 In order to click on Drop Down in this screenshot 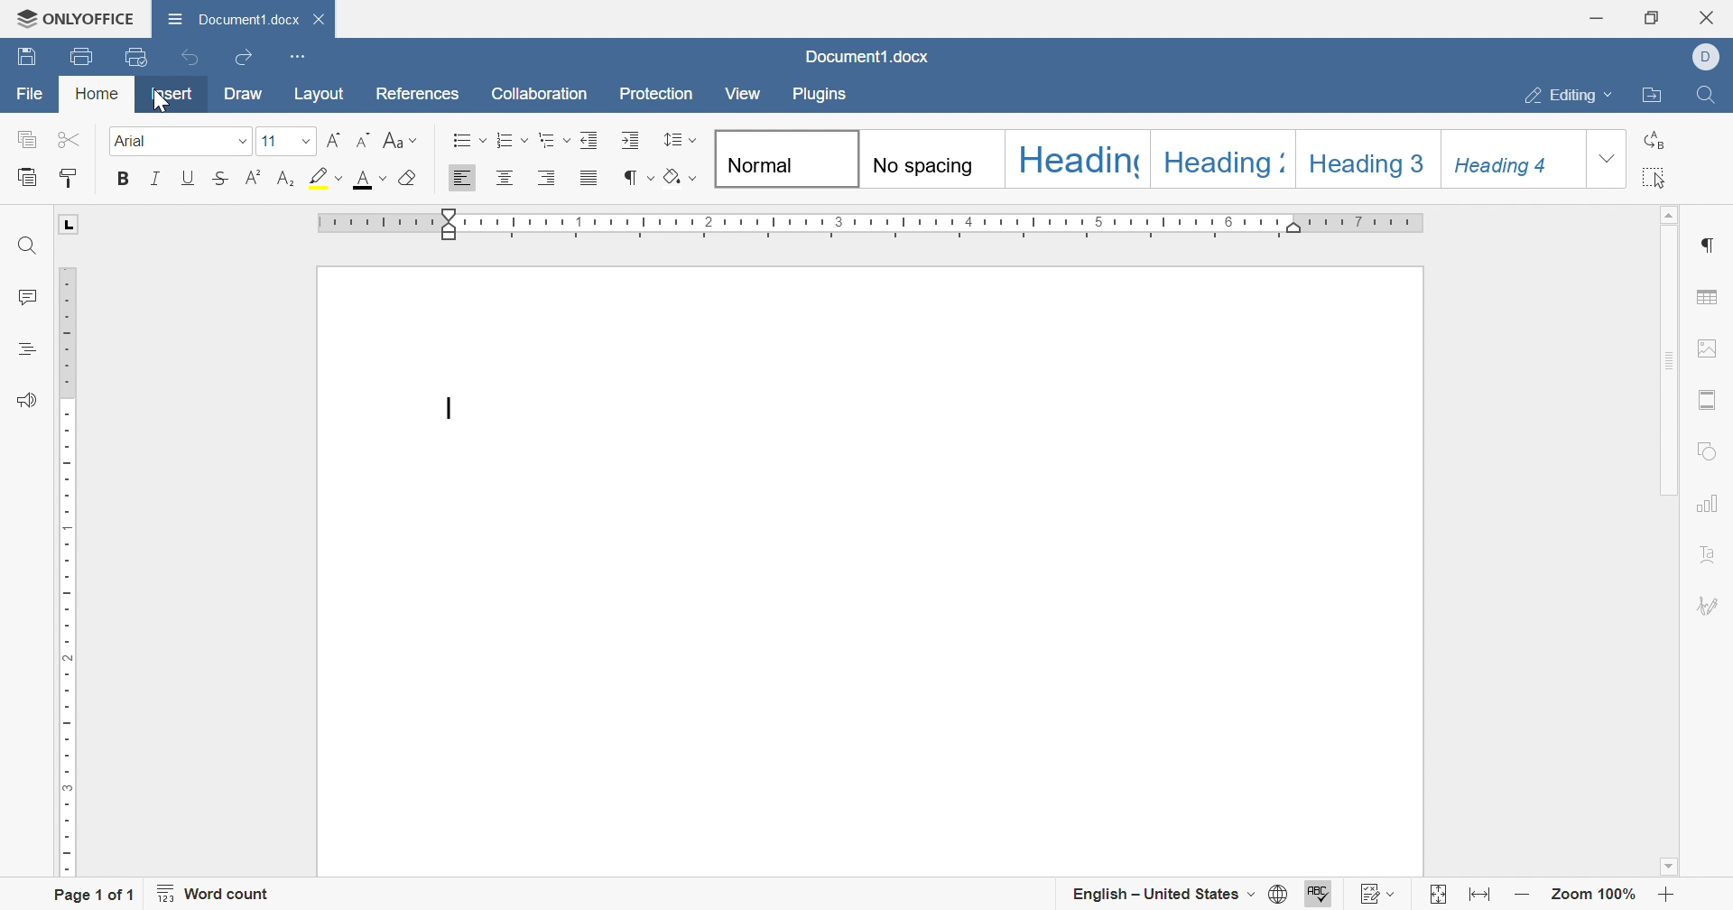, I will do `click(1396, 893)`.